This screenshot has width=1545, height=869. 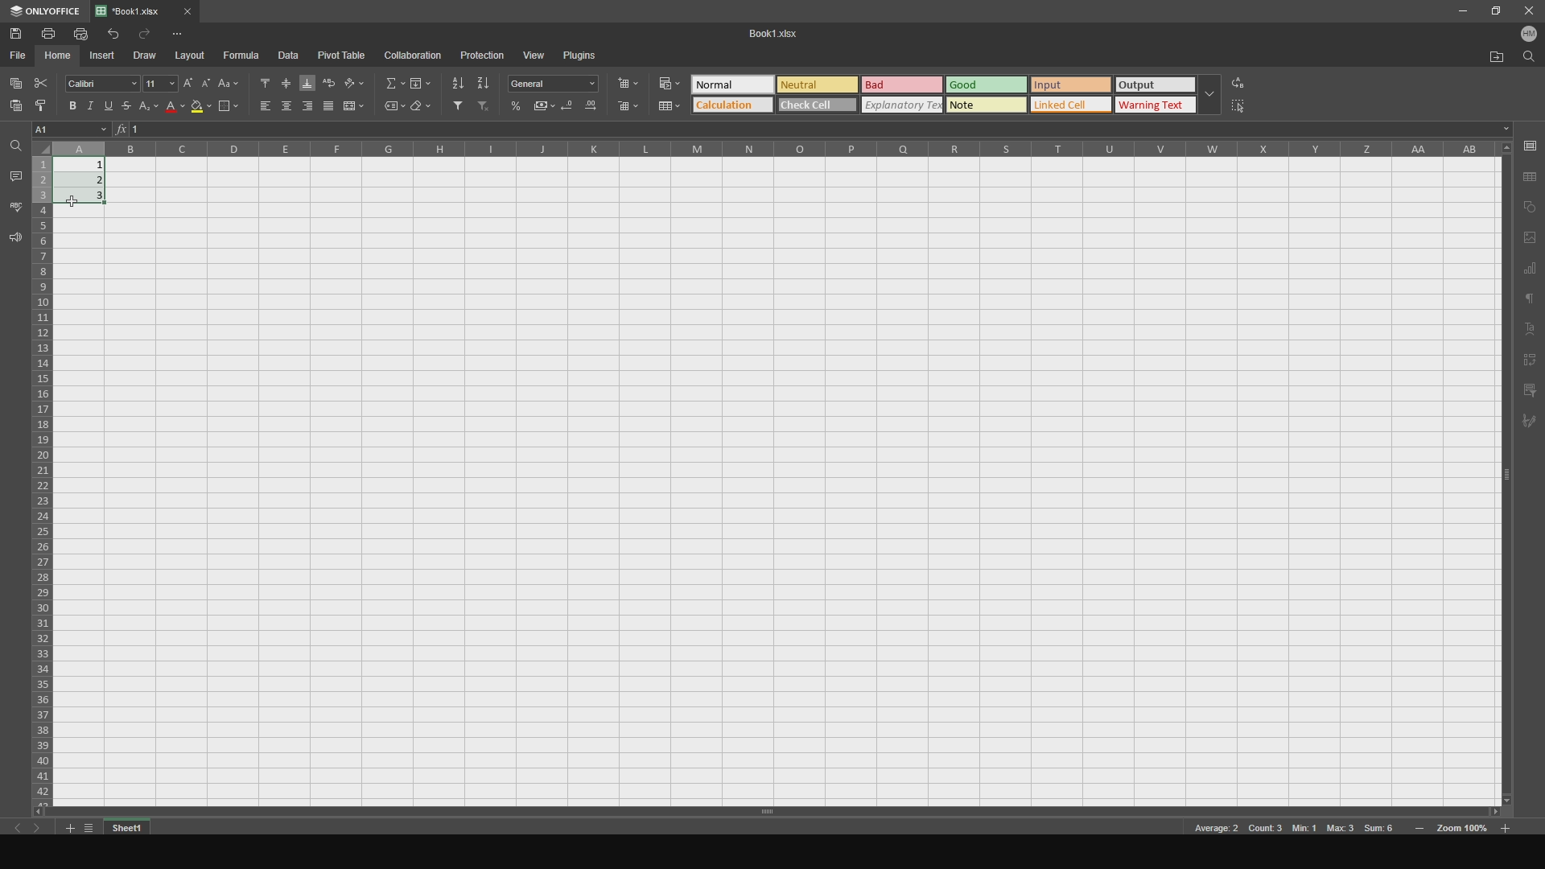 What do you see at coordinates (150, 55) in the screenshot?
I see `draw` at bounding box center [150, 55].